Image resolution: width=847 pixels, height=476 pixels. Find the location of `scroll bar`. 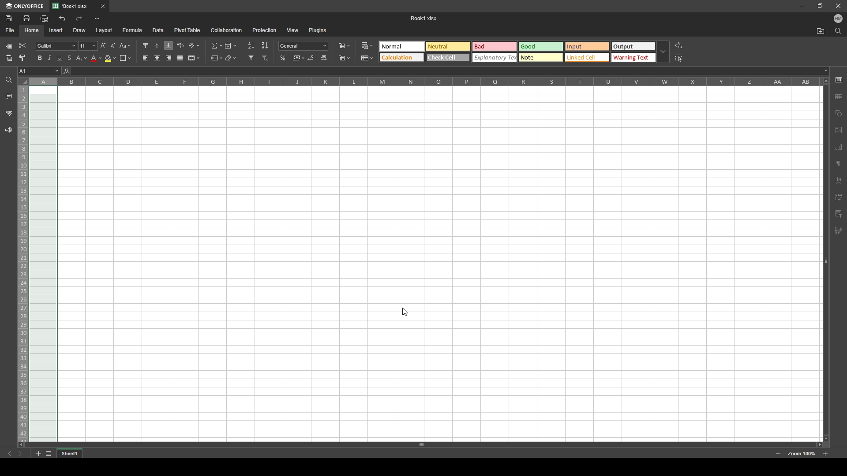

scroll bar is located at coordinates (420, 444).